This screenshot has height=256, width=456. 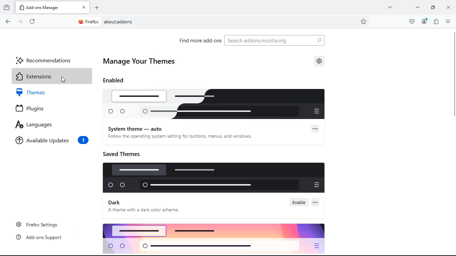 I want to click on minimize, so click(x=416, y=8).